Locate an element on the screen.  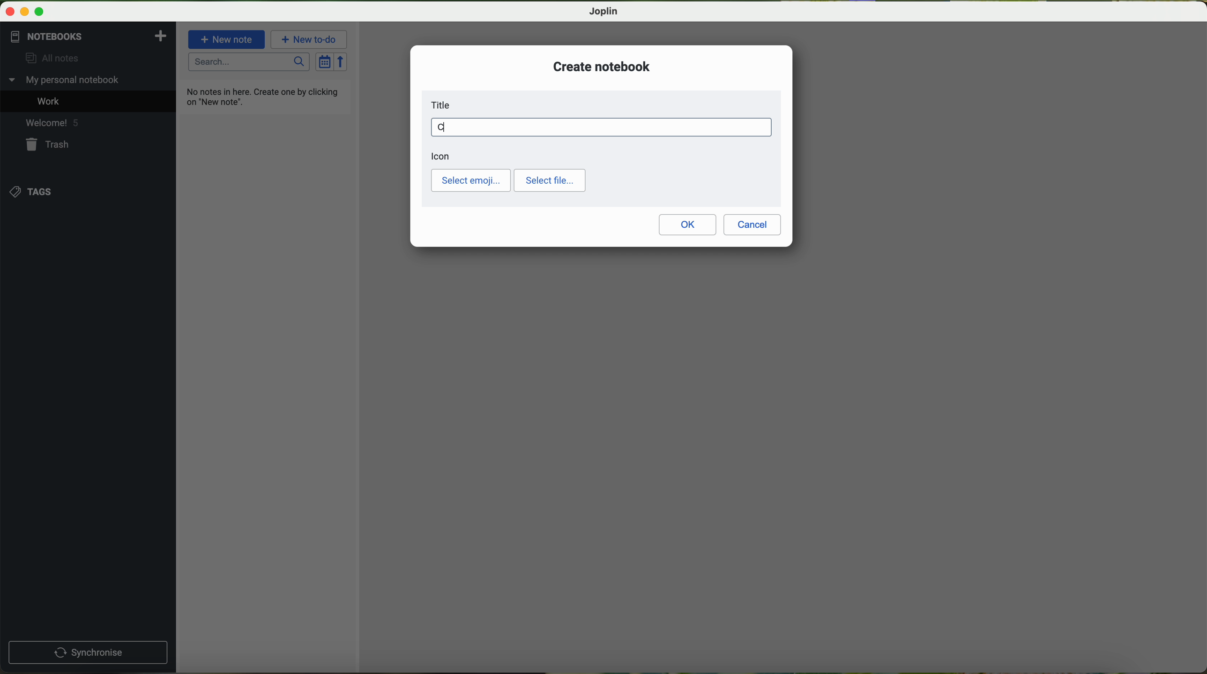
joplin is located at coordinates (604, 11).